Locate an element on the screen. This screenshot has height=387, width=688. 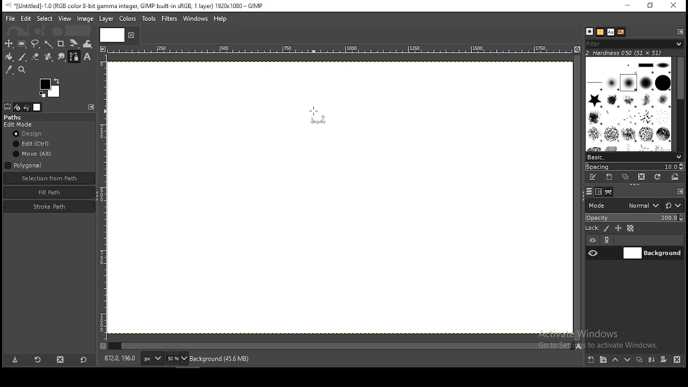
scroll bar is located at coordinates (679, 104).